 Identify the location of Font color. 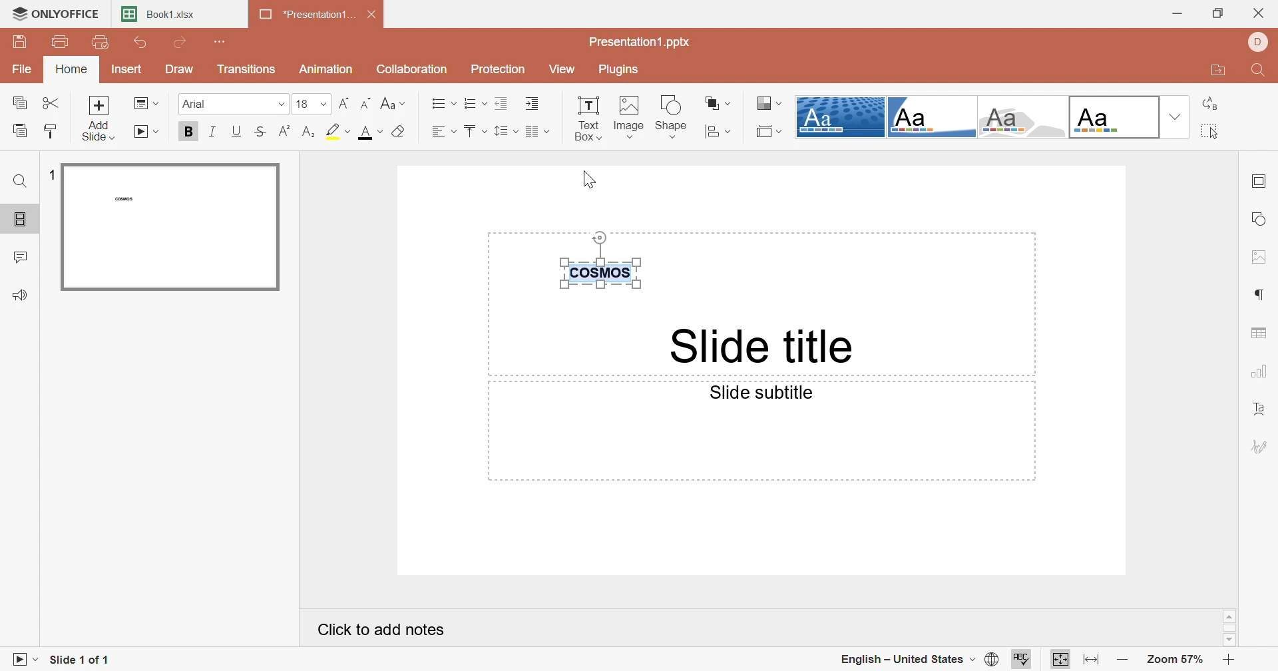
(370, 134).